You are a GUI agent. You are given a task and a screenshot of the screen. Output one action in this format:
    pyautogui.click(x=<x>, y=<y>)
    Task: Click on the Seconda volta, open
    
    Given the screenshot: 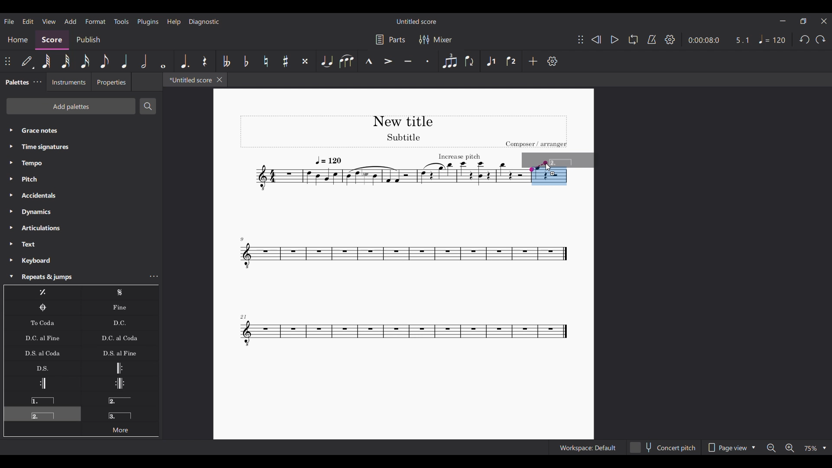 What is the action you would take?
    pyautogui.click(x=120, y=399)
    